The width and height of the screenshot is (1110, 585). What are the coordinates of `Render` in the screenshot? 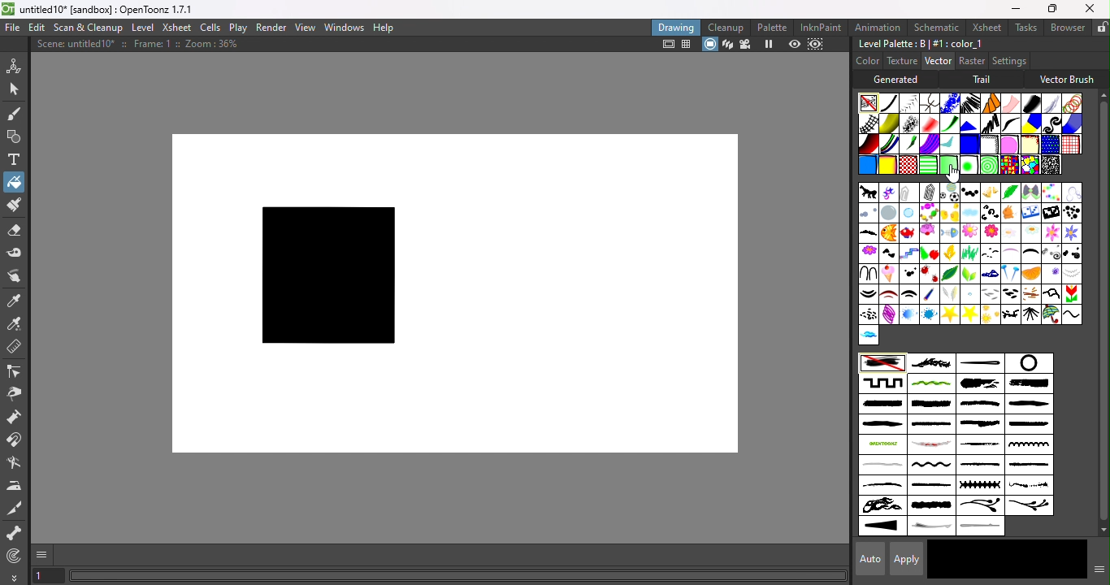 It's located at (272, 27).